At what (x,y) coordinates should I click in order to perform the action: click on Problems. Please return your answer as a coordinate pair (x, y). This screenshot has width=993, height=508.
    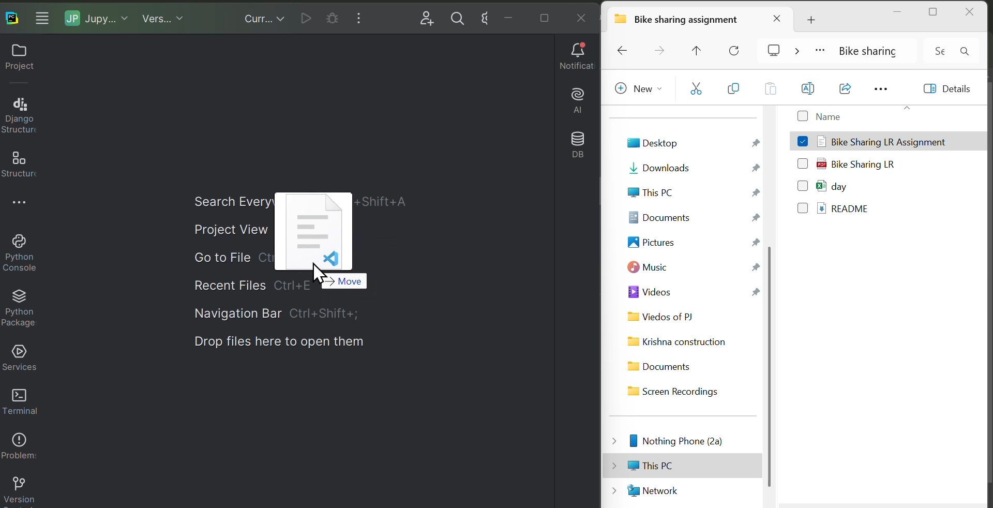
    Looking at the image, I should click on (20, 451).